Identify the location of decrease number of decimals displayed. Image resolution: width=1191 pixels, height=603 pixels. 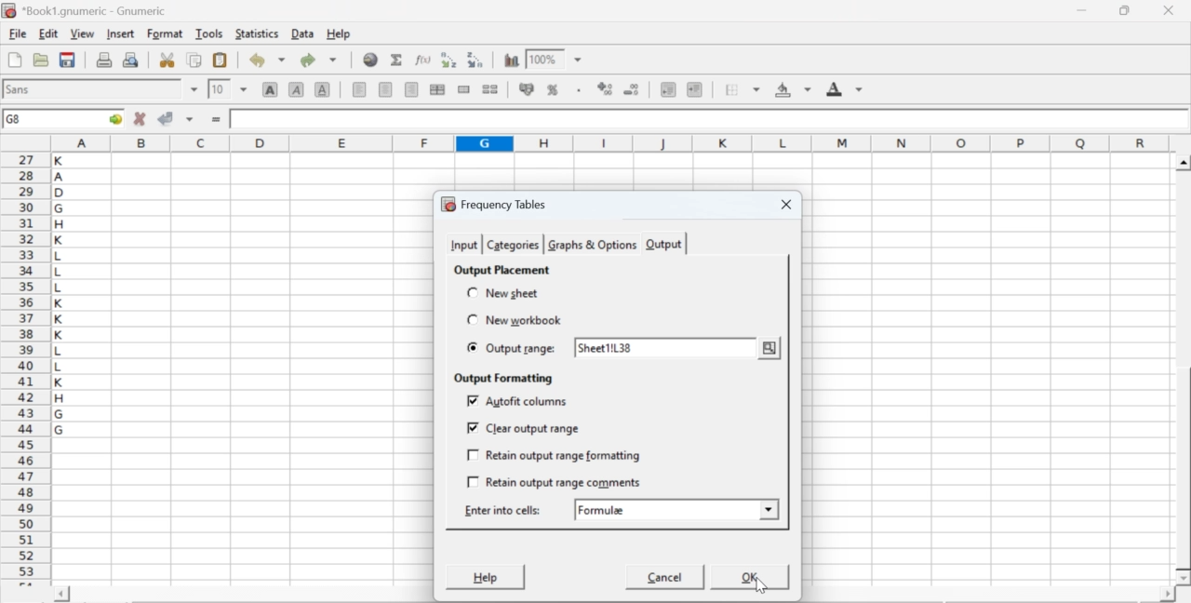
(605, 89).